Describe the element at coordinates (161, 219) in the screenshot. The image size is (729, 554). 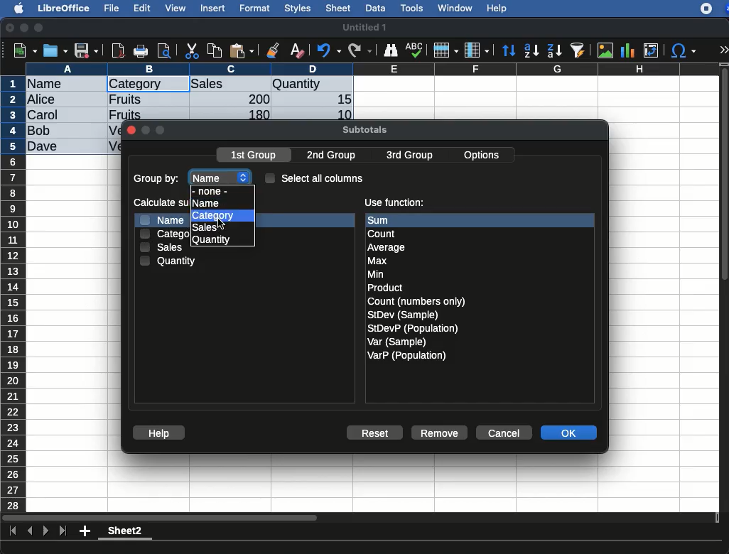
I see `name` at that location.